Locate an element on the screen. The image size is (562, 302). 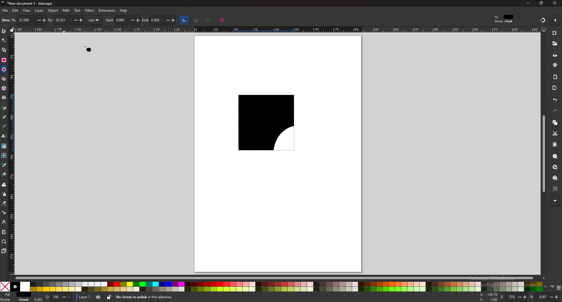
star is located at coordinates (4, 79).